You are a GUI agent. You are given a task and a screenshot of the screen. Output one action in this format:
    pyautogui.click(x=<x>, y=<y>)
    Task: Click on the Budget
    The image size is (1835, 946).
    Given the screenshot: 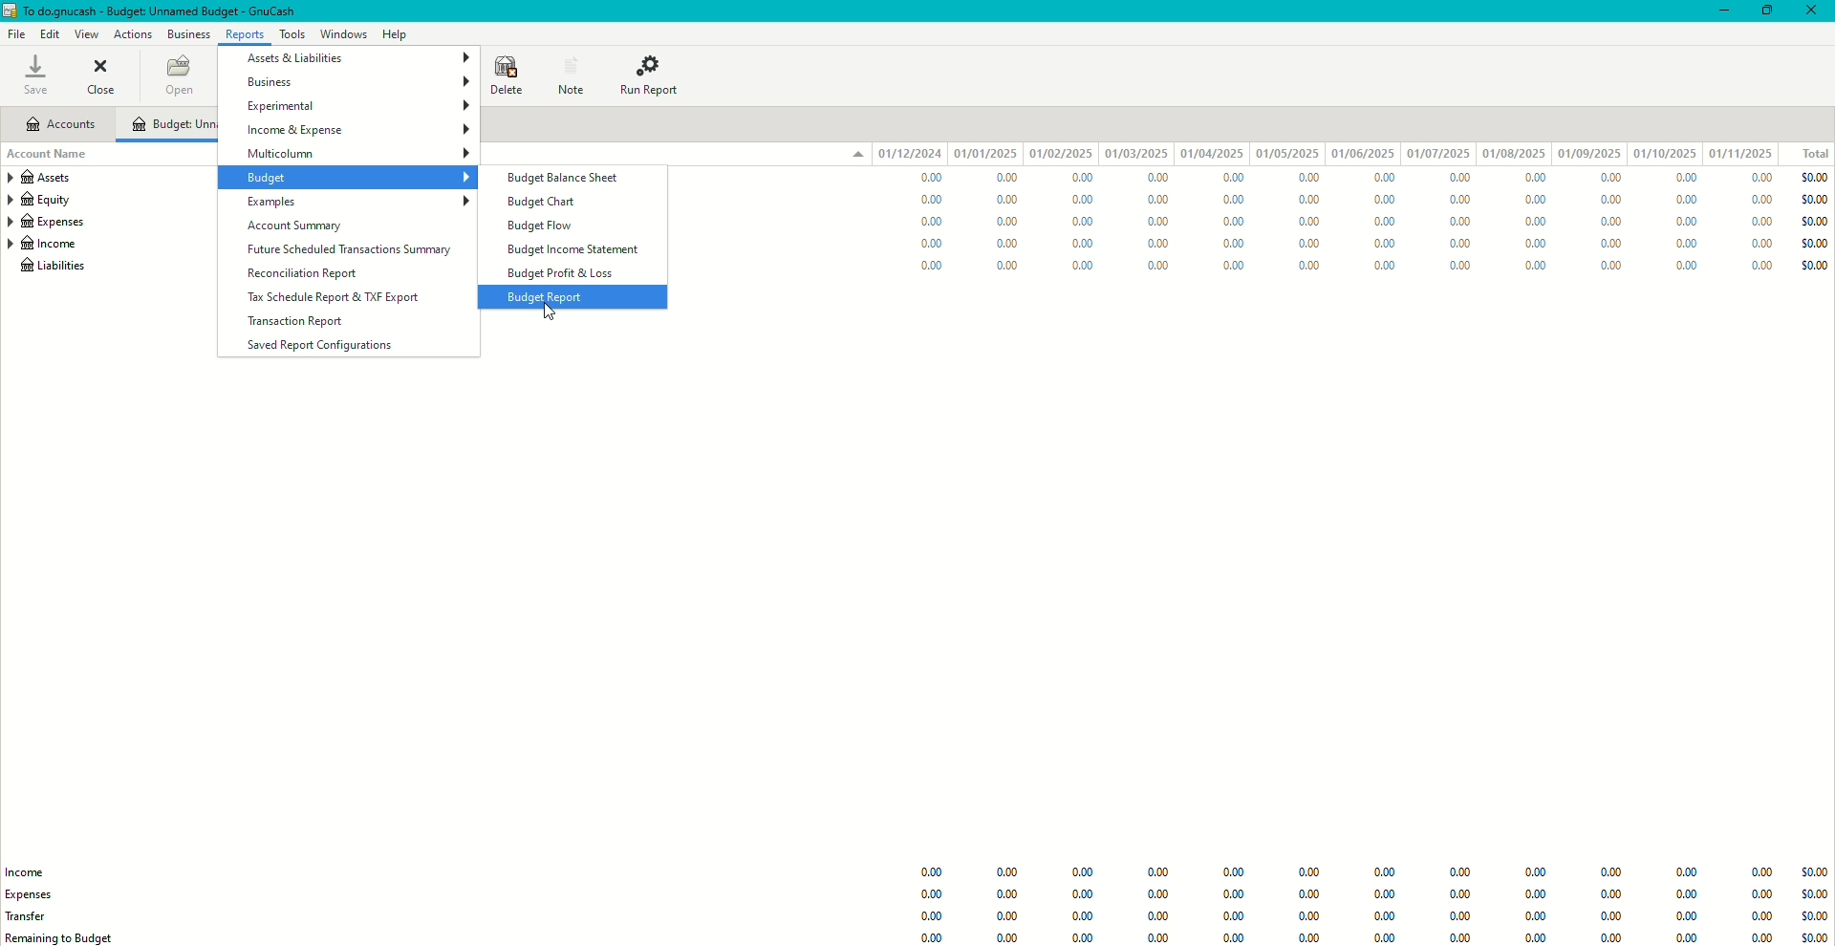 What is the action you would take?
    pyautogui.click(x=361, y=178)
    